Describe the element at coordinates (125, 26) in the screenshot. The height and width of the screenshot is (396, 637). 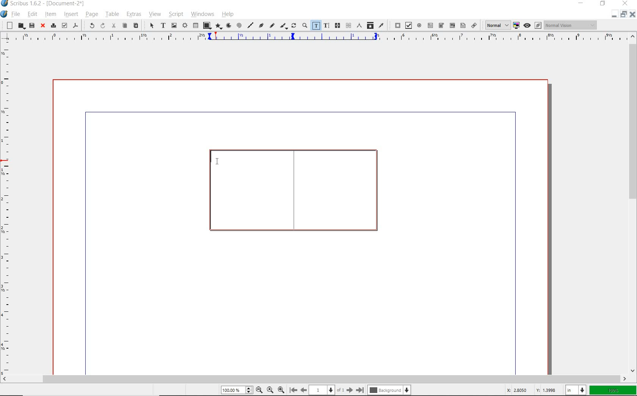
I see `copy` at that location.